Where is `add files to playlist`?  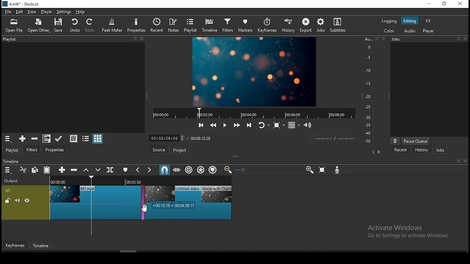
add files to playlist is located at coordinates (45, 139).